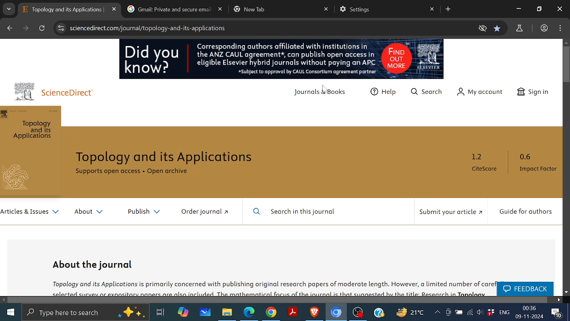 This screenshot has height=321, width=570. What do you see at coordinates (426, 92) in the screenshot?
I see `search` at bounding box center [426, 92].